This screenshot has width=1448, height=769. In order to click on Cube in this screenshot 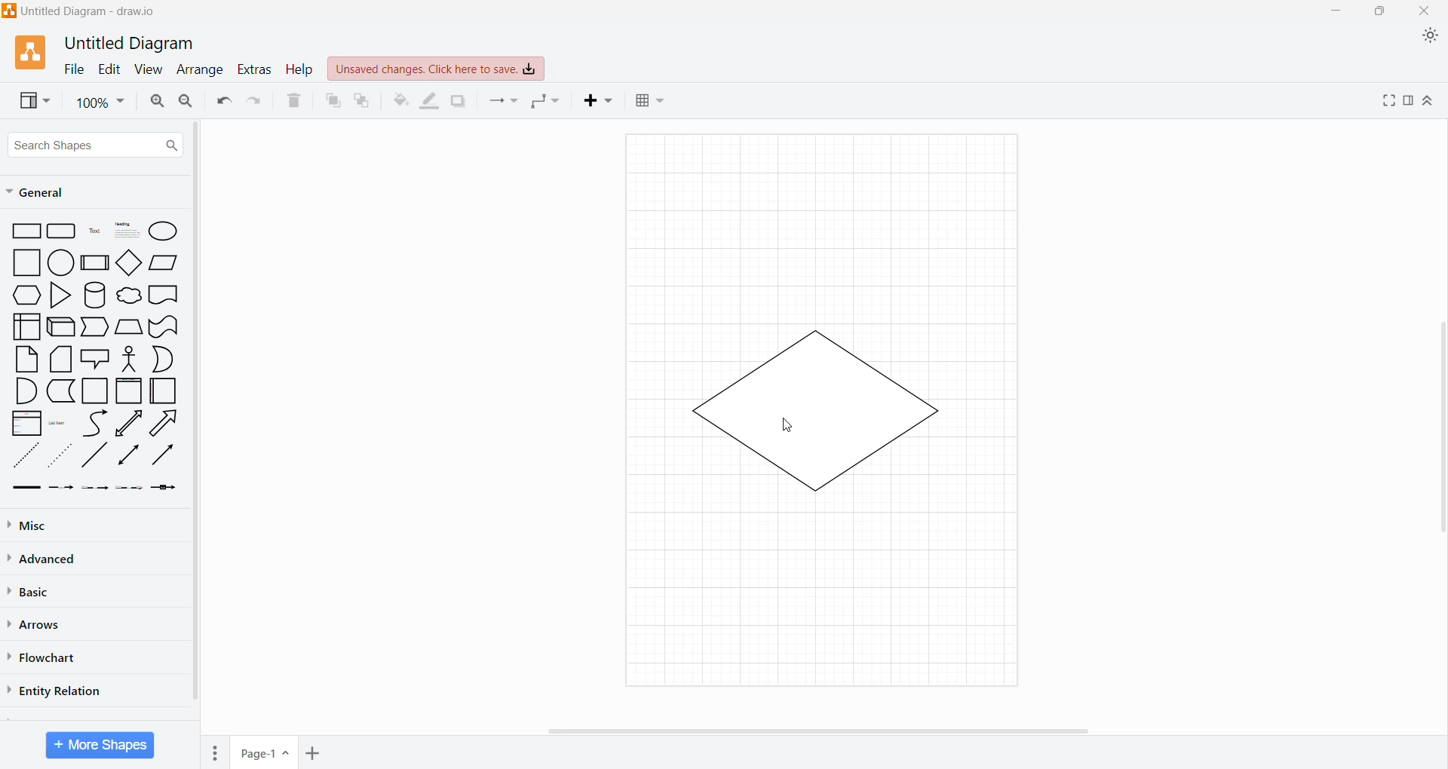, I will do `click(60, 327)`.